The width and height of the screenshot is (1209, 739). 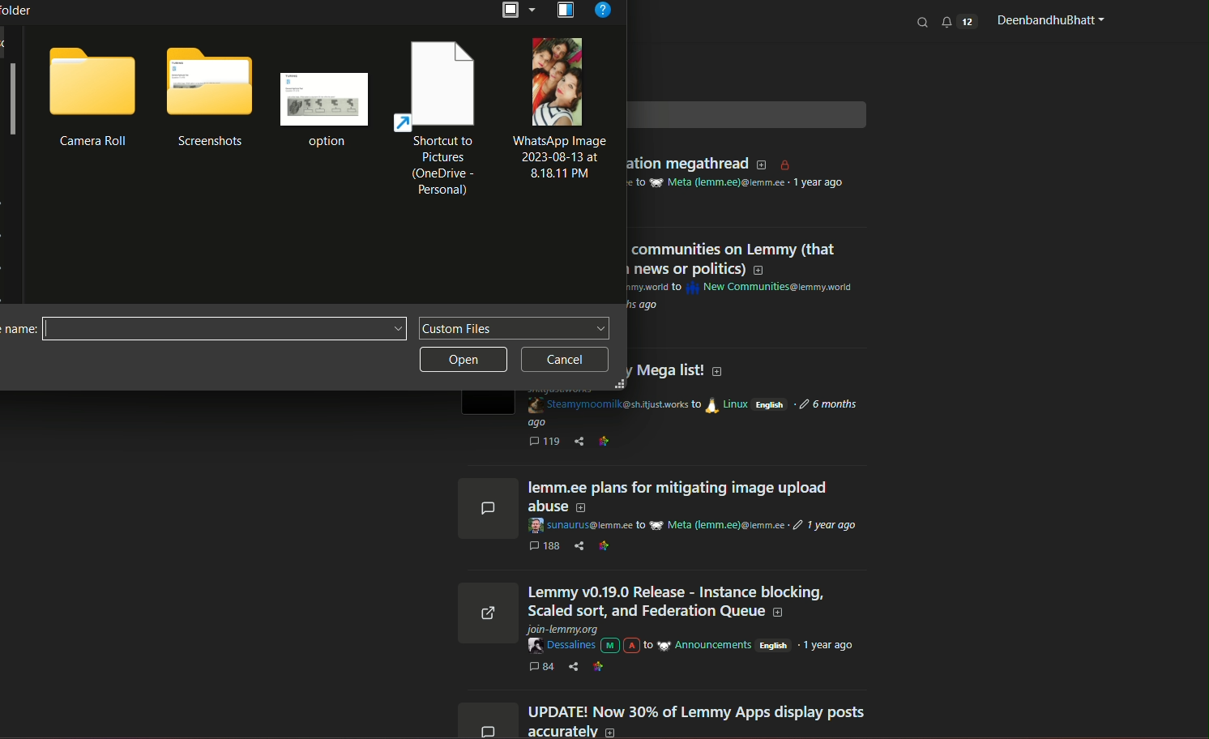 I want to click on open, so click(x=464, y=361).